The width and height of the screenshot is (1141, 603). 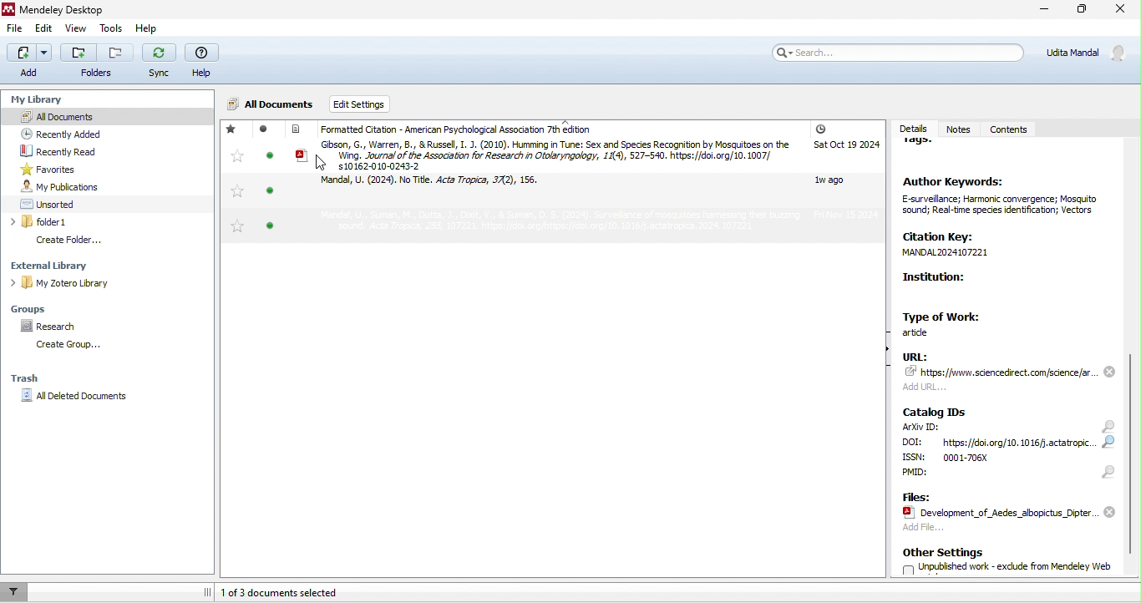 I want to click on help, so click(x=202, y=62).